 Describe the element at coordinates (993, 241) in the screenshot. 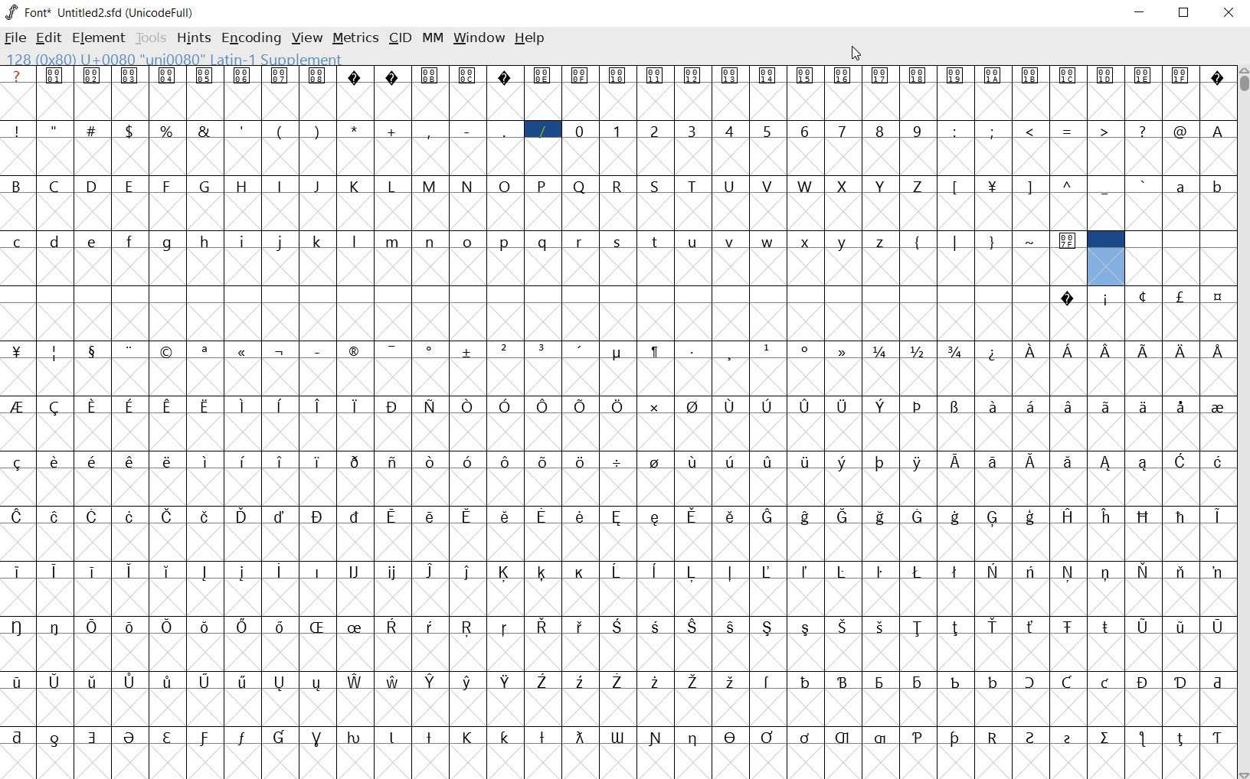

I see `}` at that location.